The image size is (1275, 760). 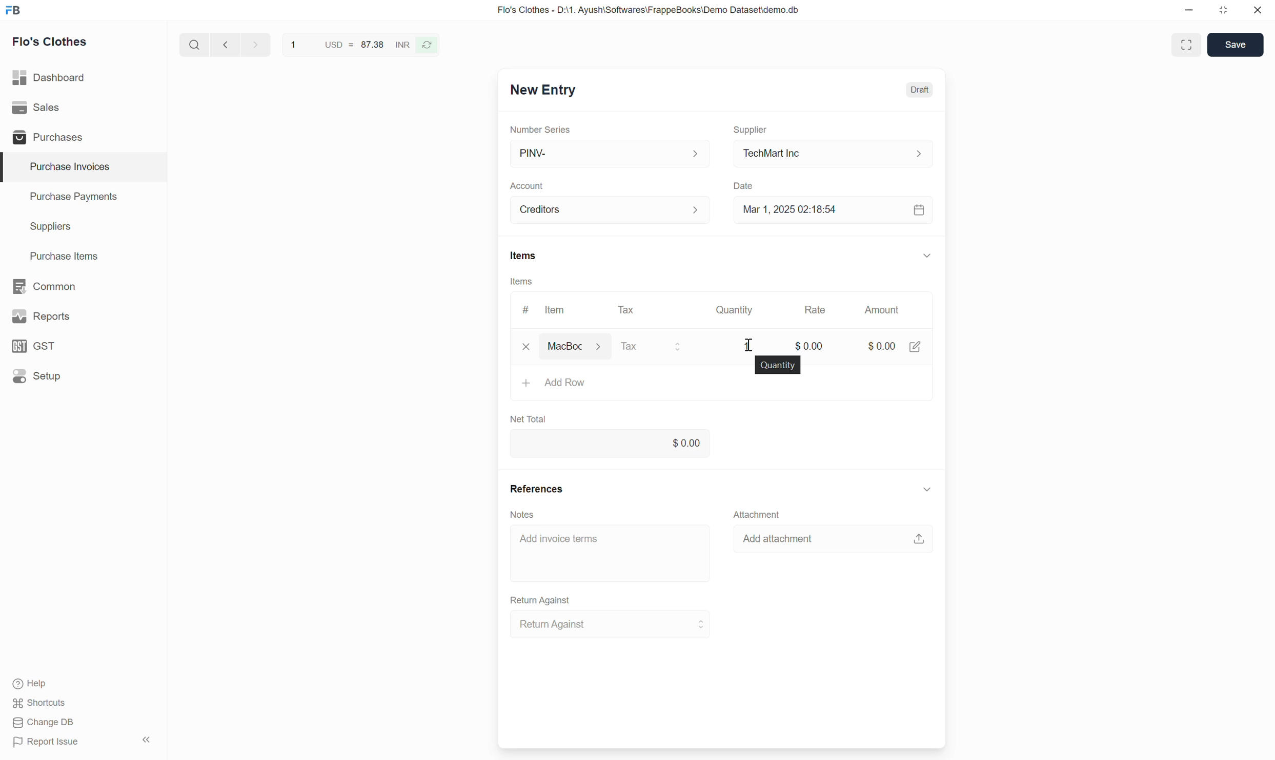 I want to click on Creditors, so click(x=611, y=210).